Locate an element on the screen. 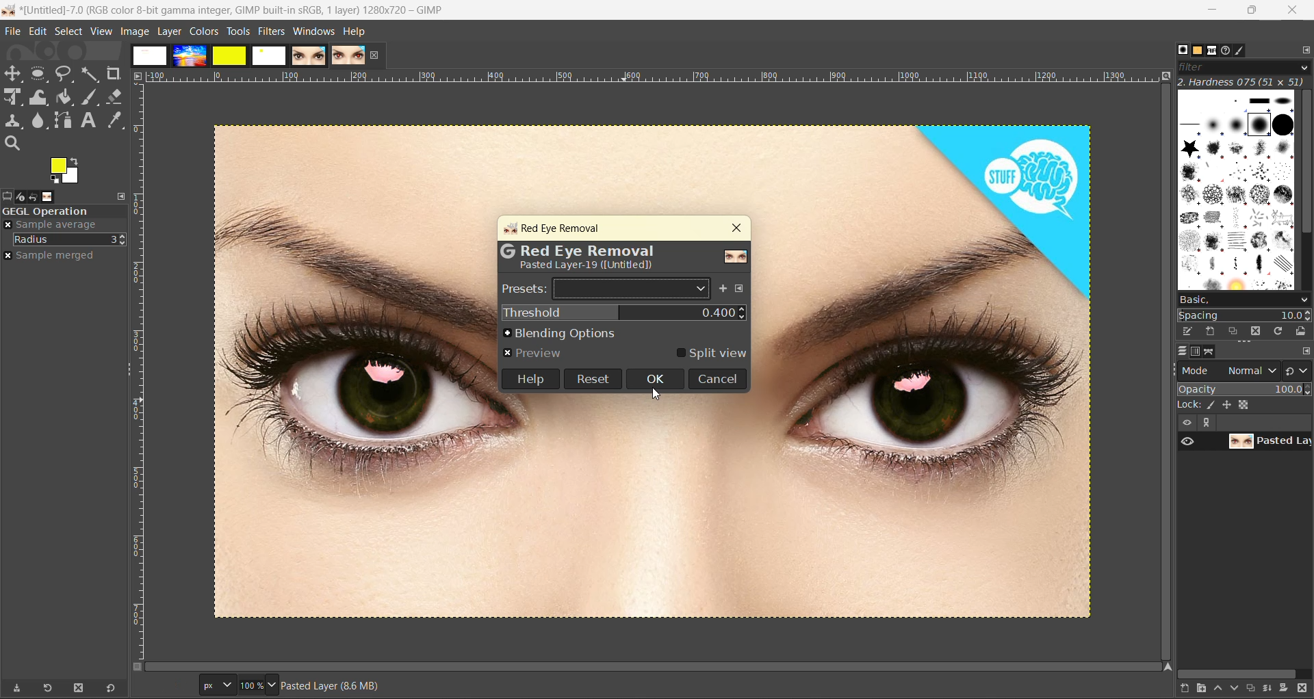 Image resolution: width=1314 pixels, height=699 pixels. delete this layer is located at coordinates (1306, 691).